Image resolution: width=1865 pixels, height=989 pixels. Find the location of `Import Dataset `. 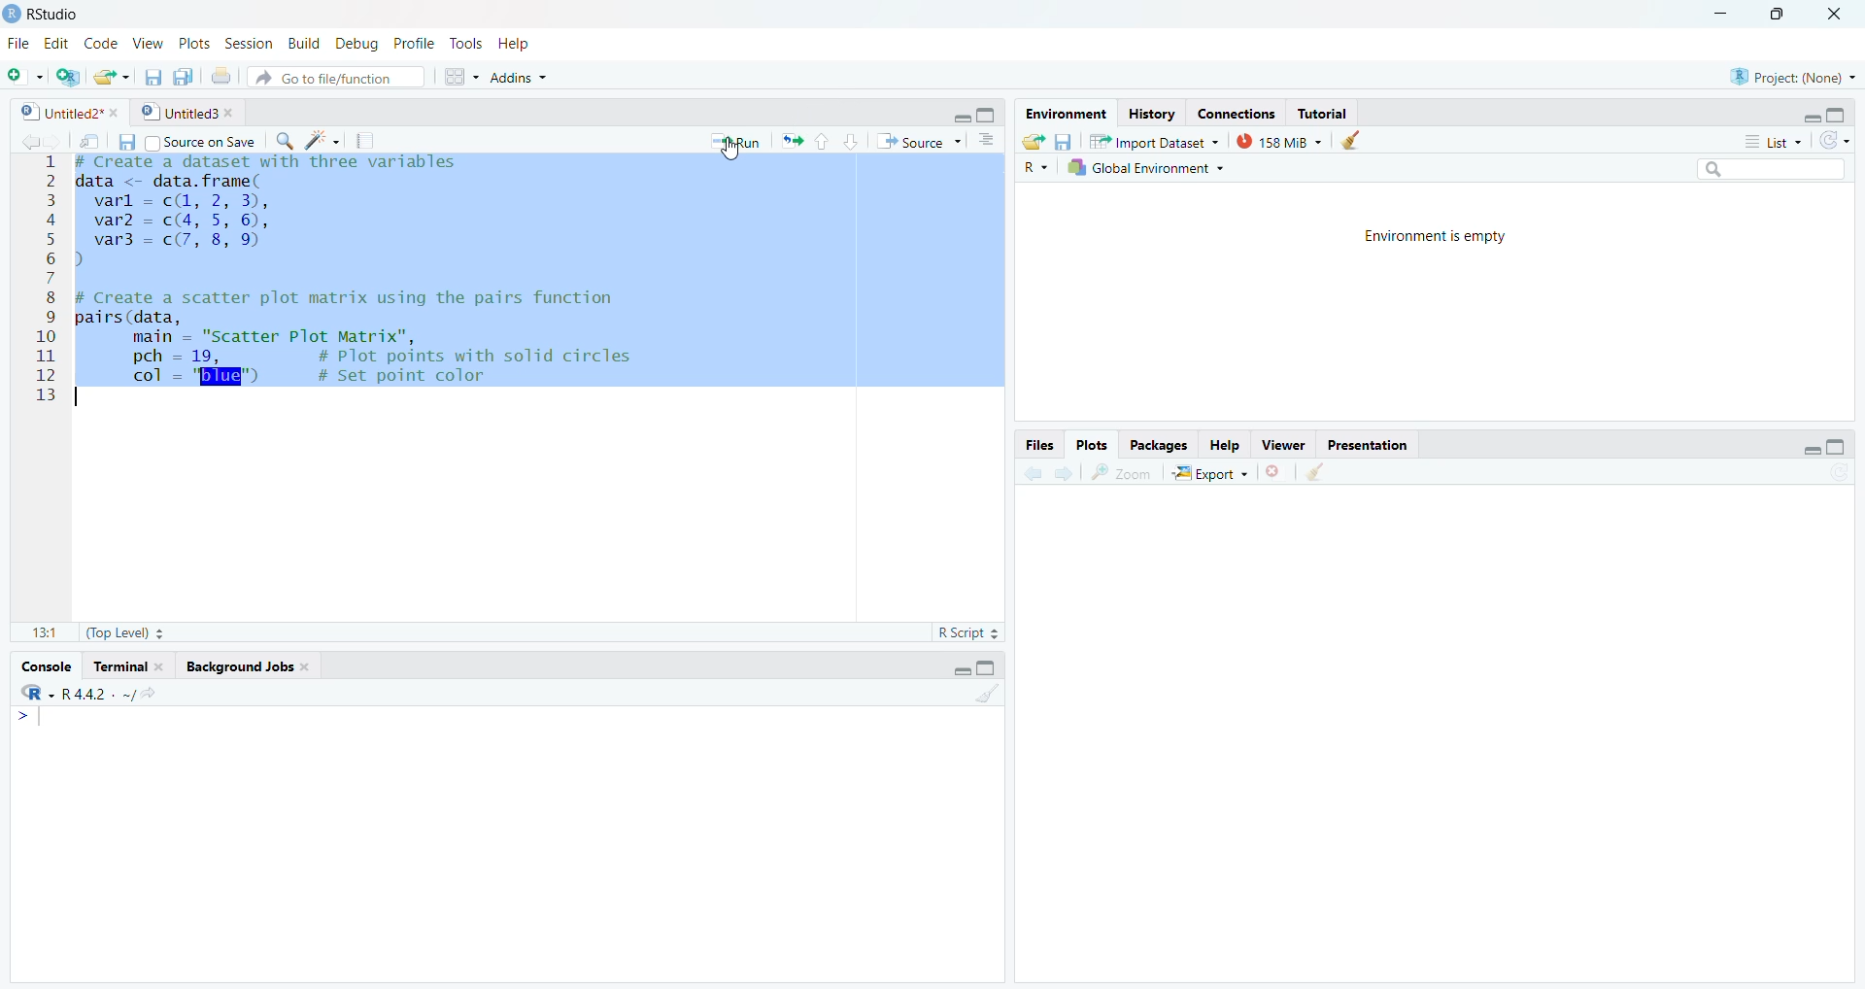

Import Dataset  is located at coordinates (1161, 139).